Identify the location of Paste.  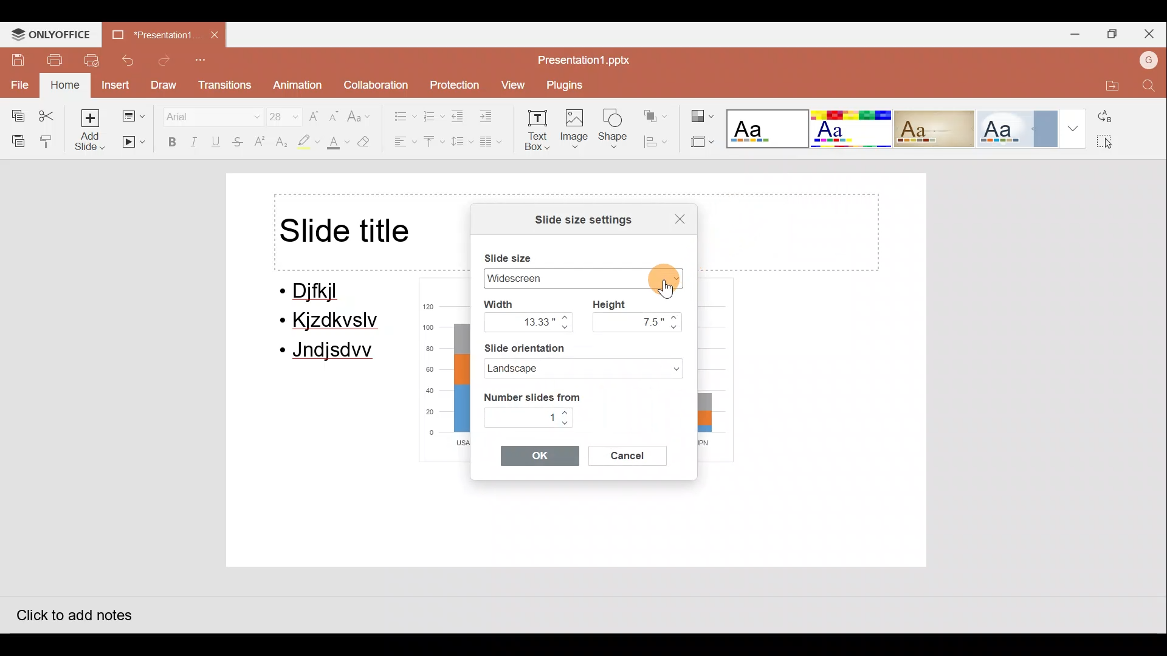
(15, 140).